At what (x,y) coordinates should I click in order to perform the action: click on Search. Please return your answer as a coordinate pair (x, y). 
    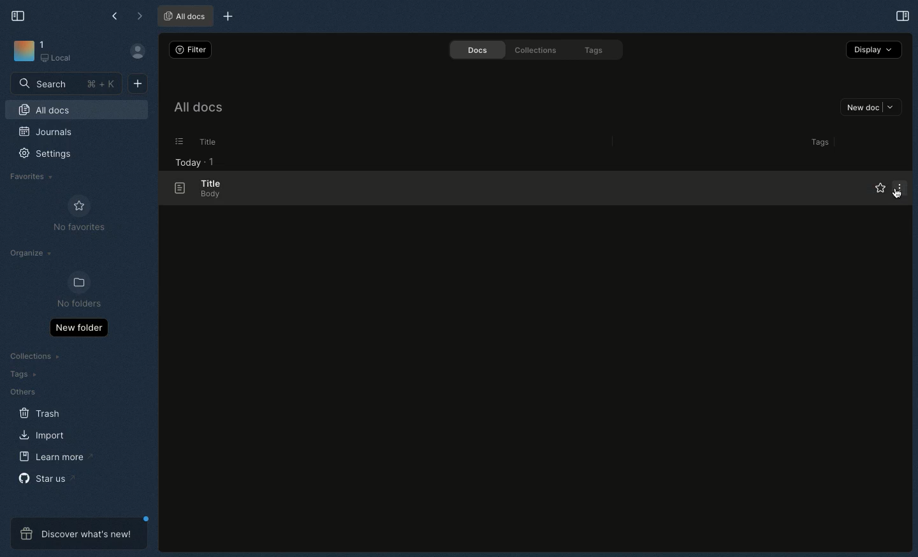
    Looking at the image, I should click on (67, 83).